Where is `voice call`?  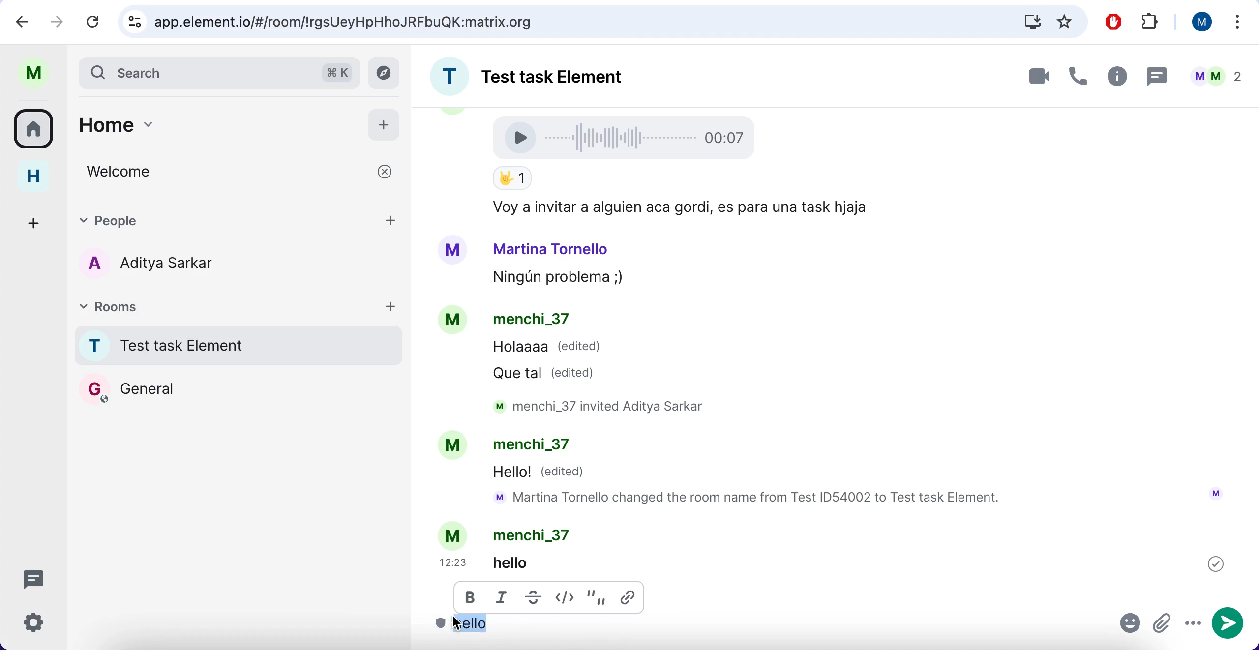 voice call is located at coordinates (1075, 79).